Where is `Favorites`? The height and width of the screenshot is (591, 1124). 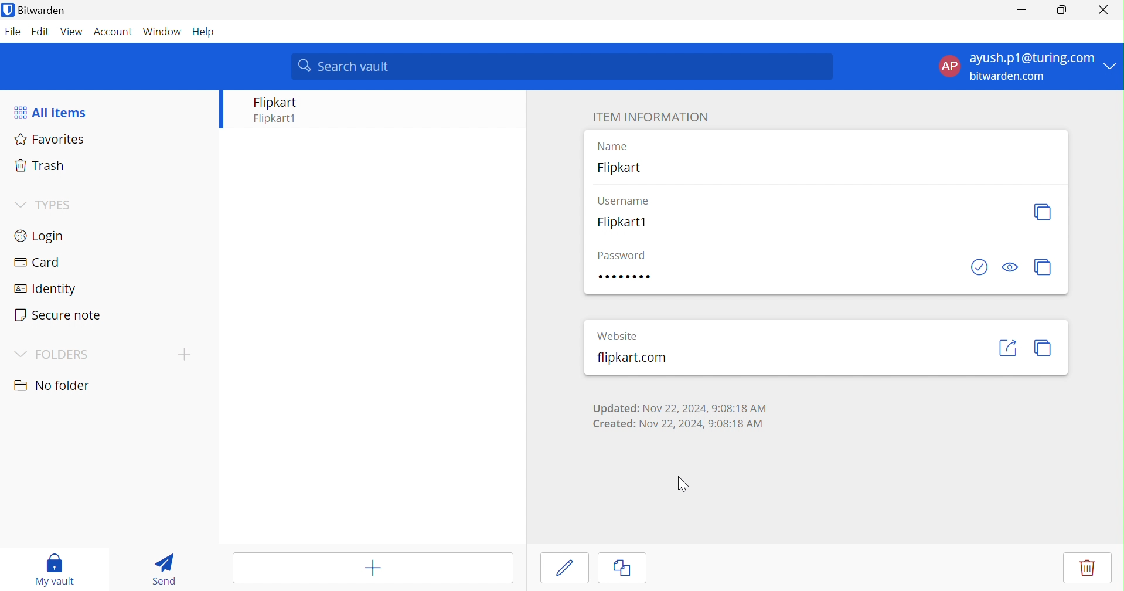 Favorites is located at coordinates (51, 140).